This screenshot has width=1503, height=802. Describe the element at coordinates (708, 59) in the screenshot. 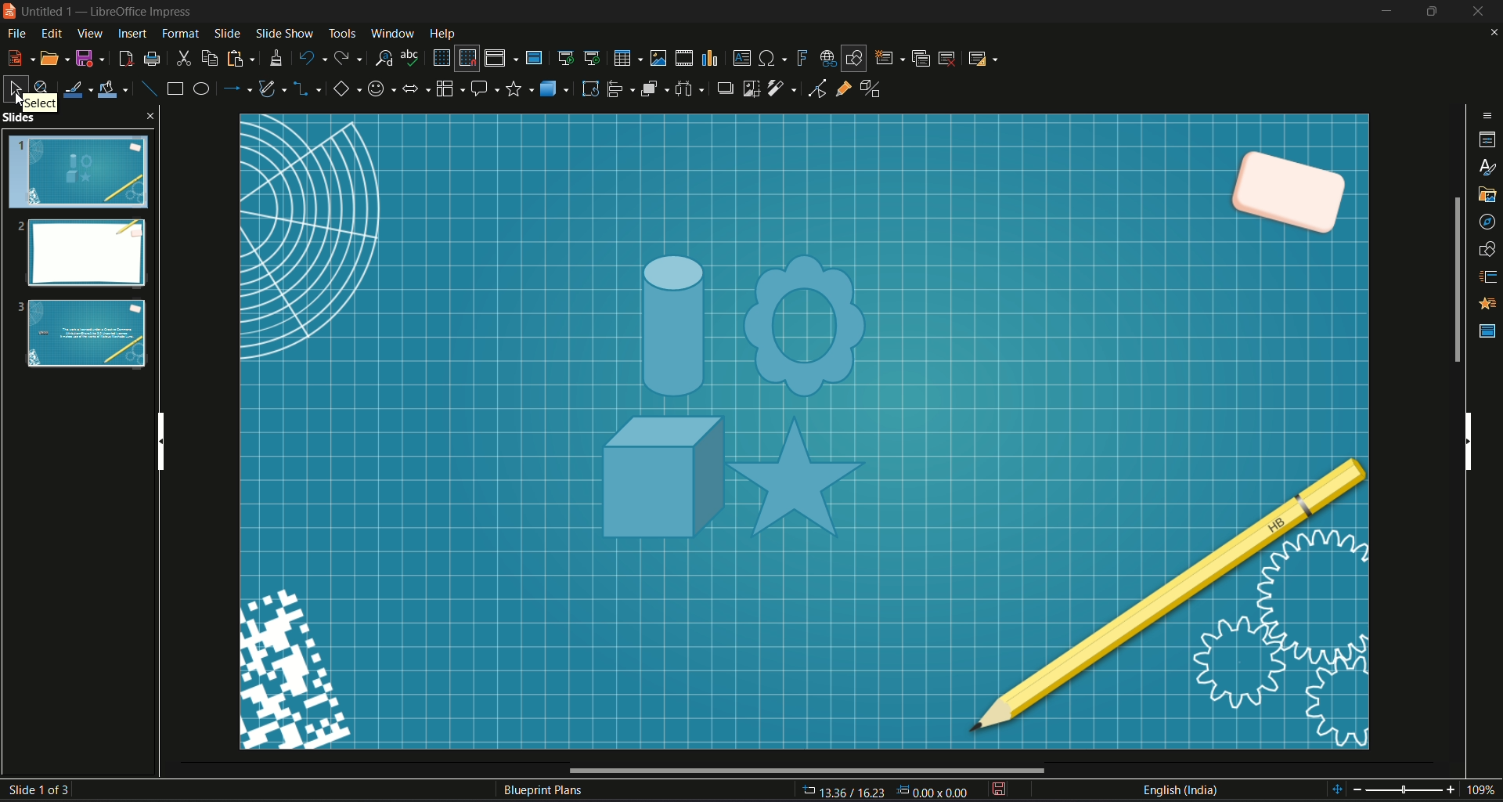

I see `insert chart` at that location.